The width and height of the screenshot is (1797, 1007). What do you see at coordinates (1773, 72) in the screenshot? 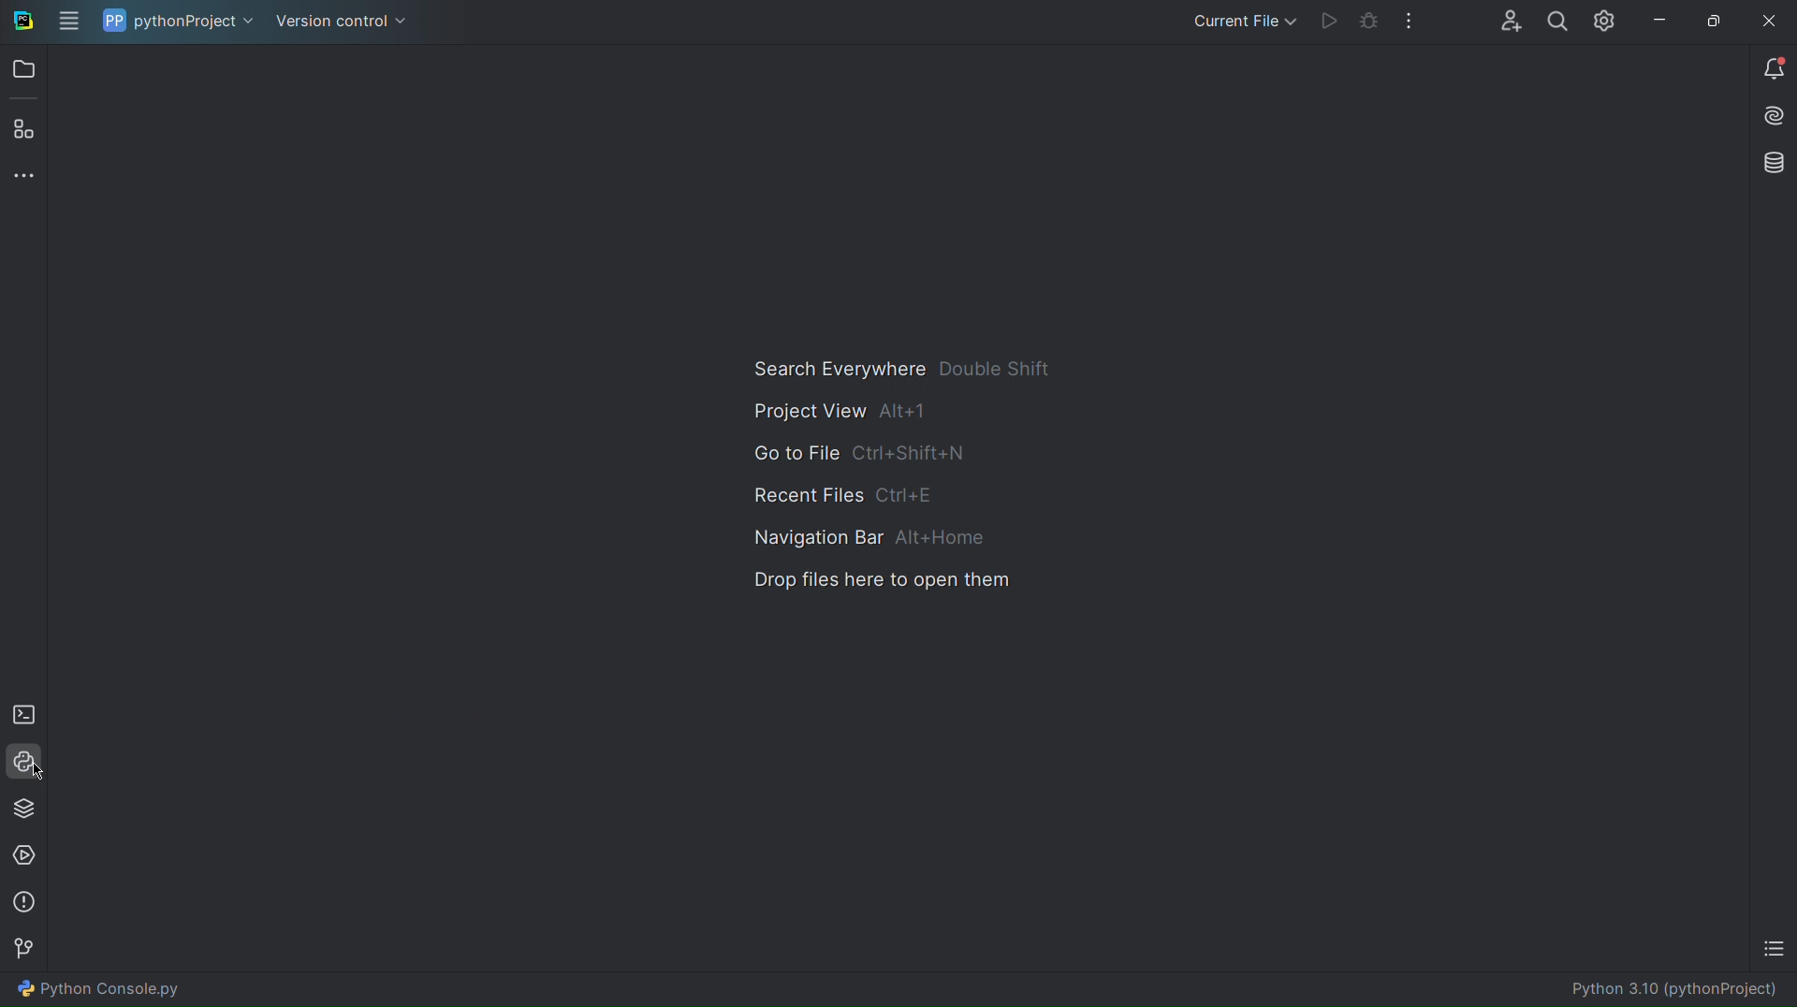
I see `Notifications` at bounding box center [1773, 72].